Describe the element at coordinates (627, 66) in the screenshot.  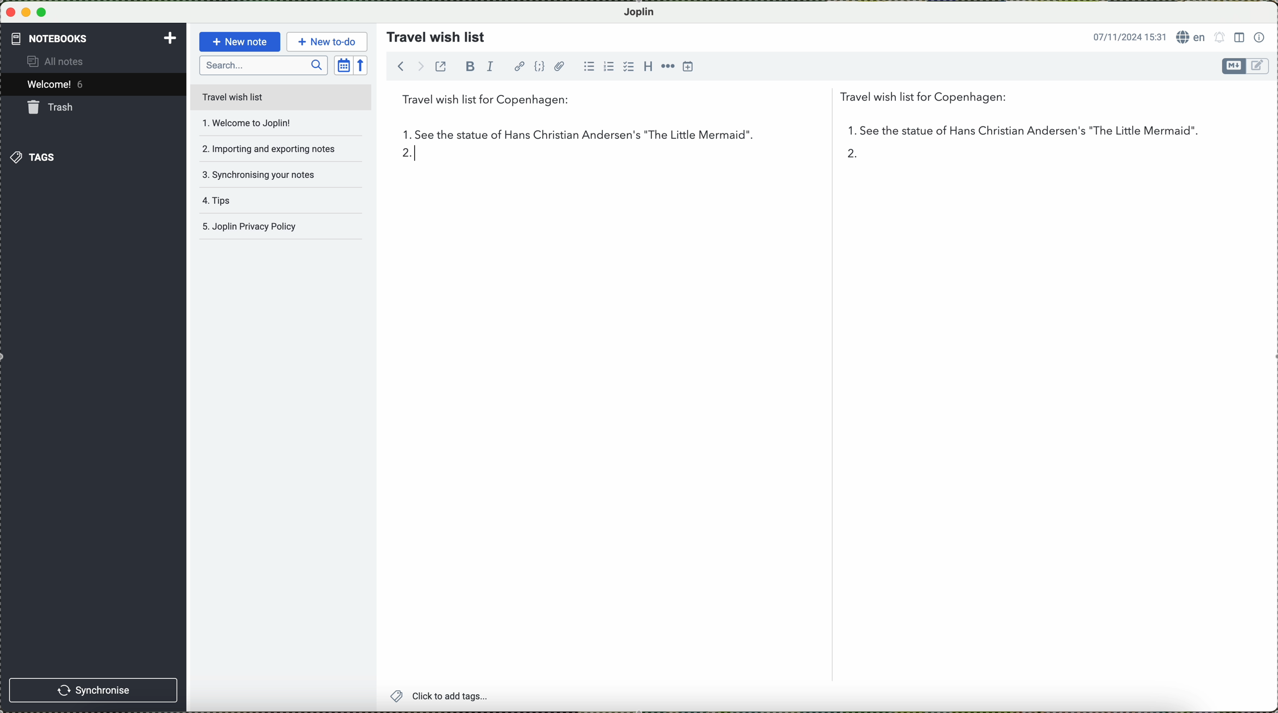
I see `checkbox` at that location.